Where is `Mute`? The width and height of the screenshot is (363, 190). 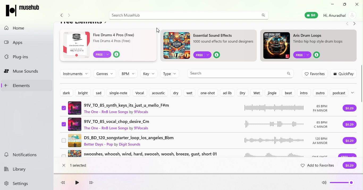 Mute is located at coordinates (324, 184).